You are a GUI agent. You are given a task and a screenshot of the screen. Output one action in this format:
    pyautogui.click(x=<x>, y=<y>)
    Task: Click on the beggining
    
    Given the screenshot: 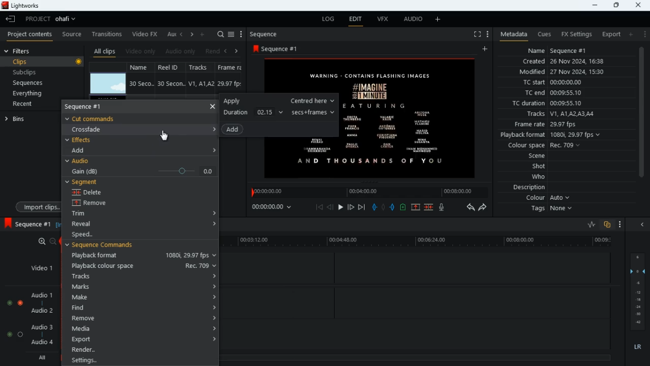 What is the action you would take?
    pyautogui.click(x=319, y=207)
    